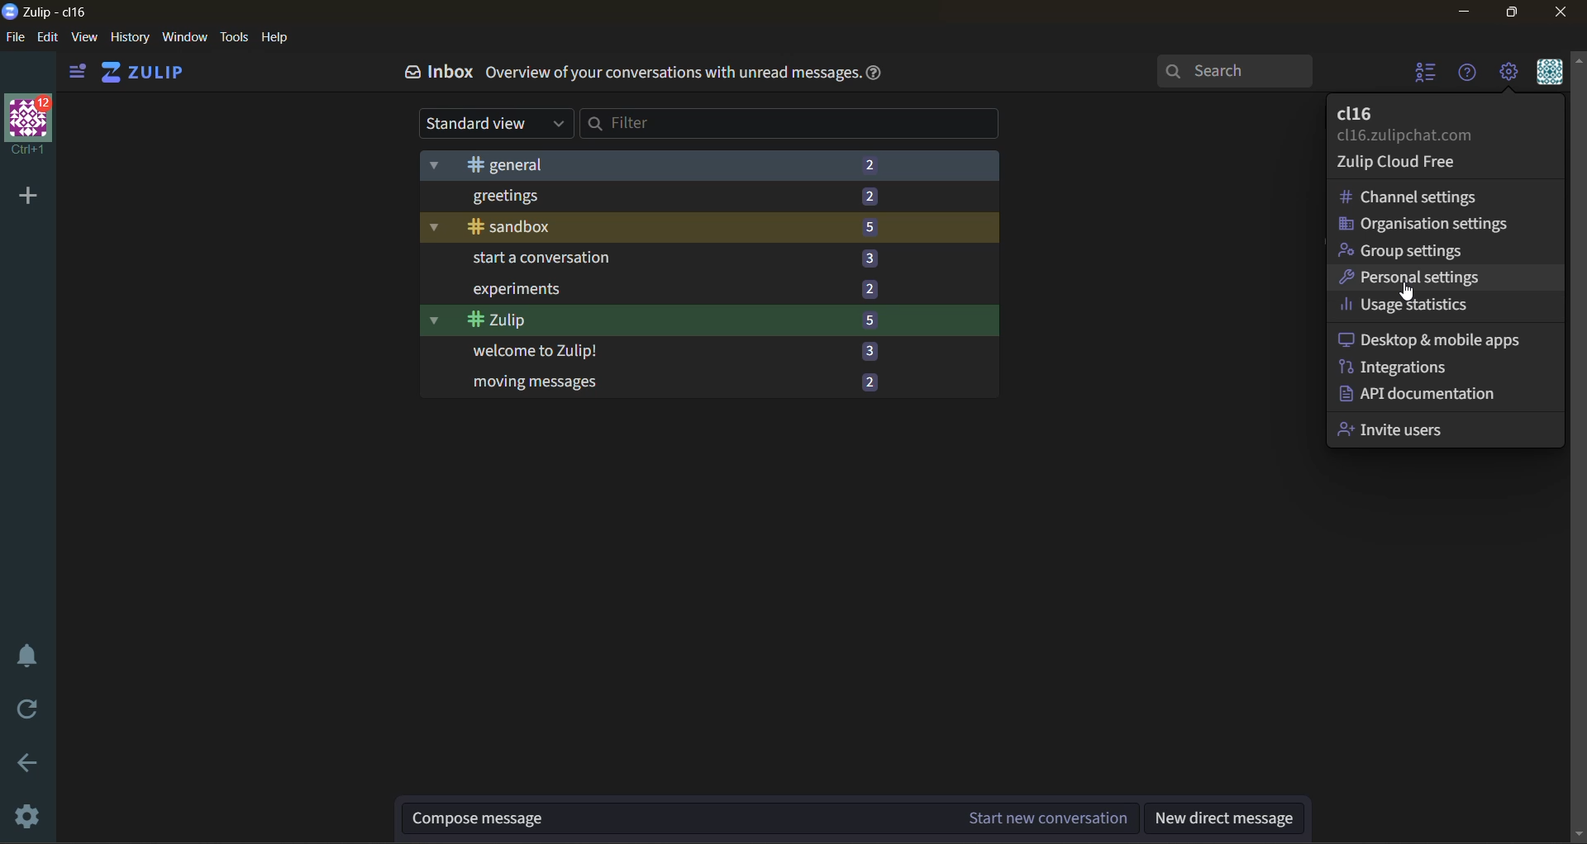 The width and height of the screenshot is (1587, 844). Describe the element at coordinates (152, 73) in the screenshot. I see `home` at that location.